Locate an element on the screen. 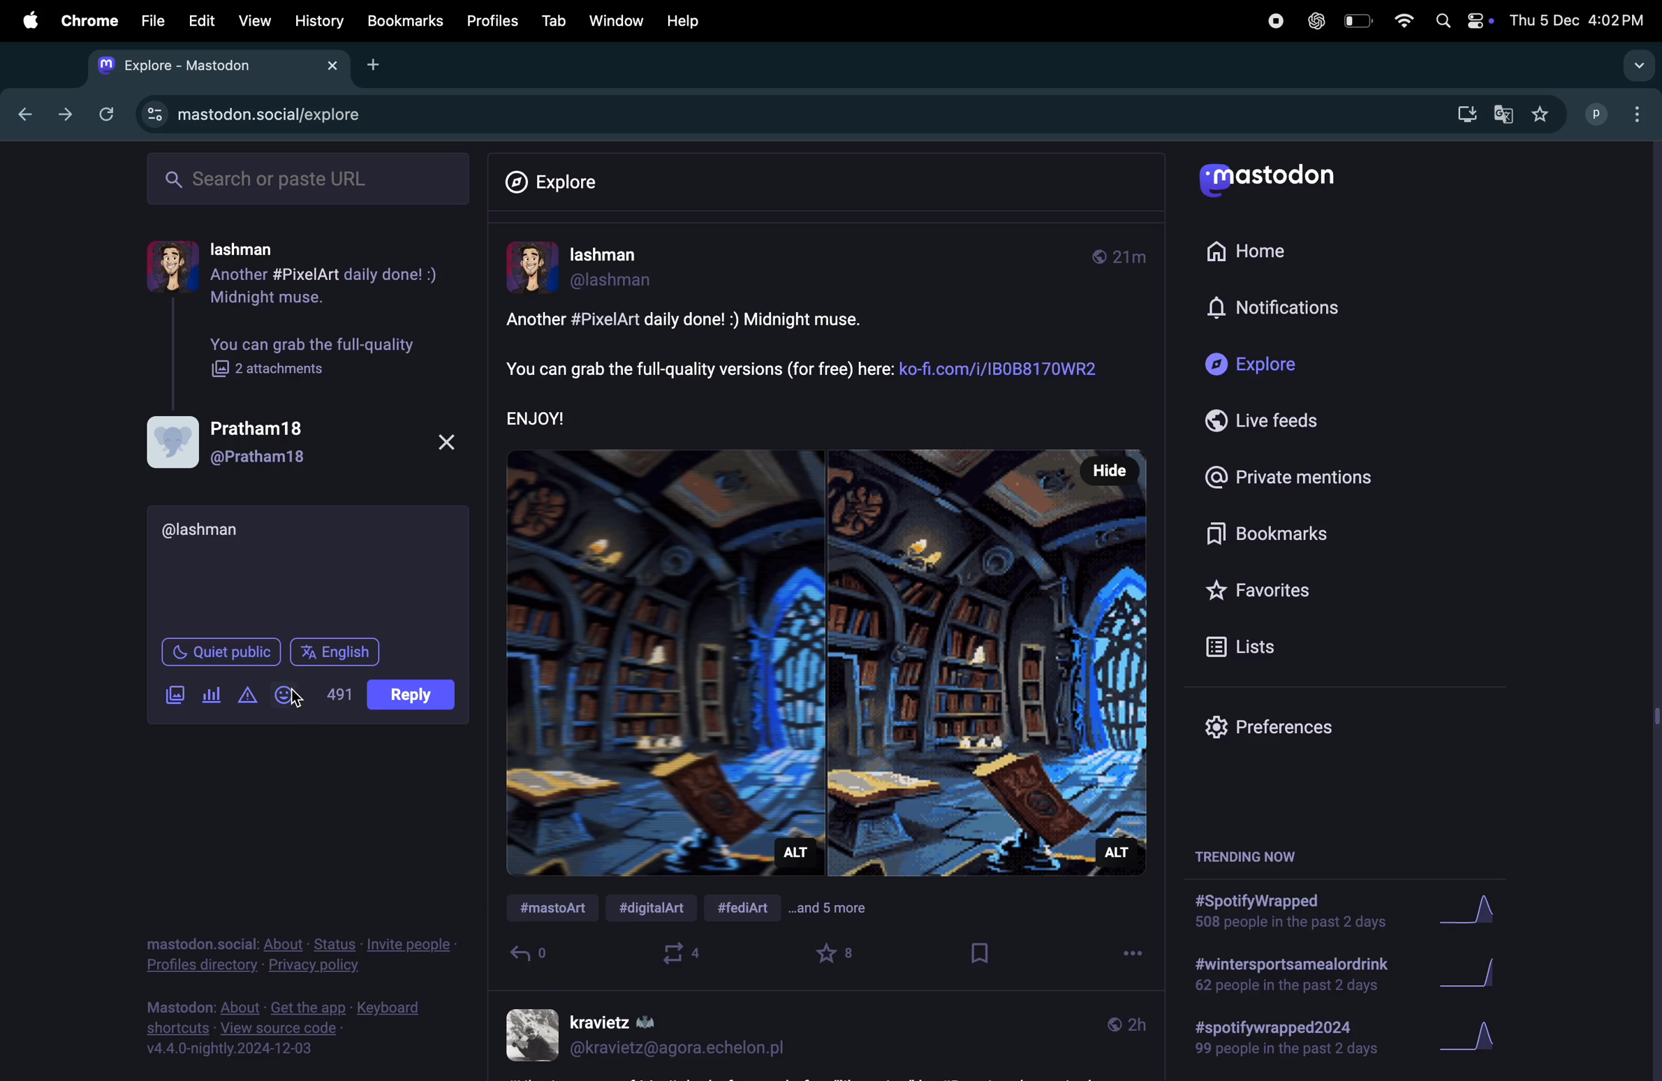  # fed art is located at coordinates (751, 906).